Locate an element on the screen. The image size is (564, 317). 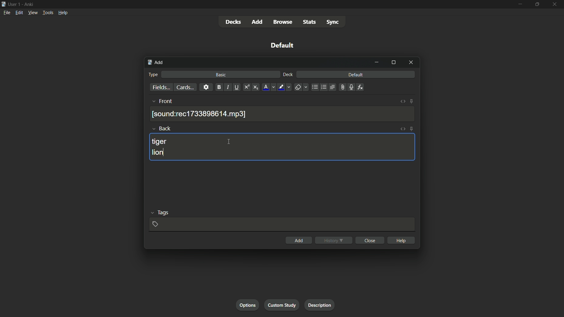
superscript is located at coordinates (246, 87).